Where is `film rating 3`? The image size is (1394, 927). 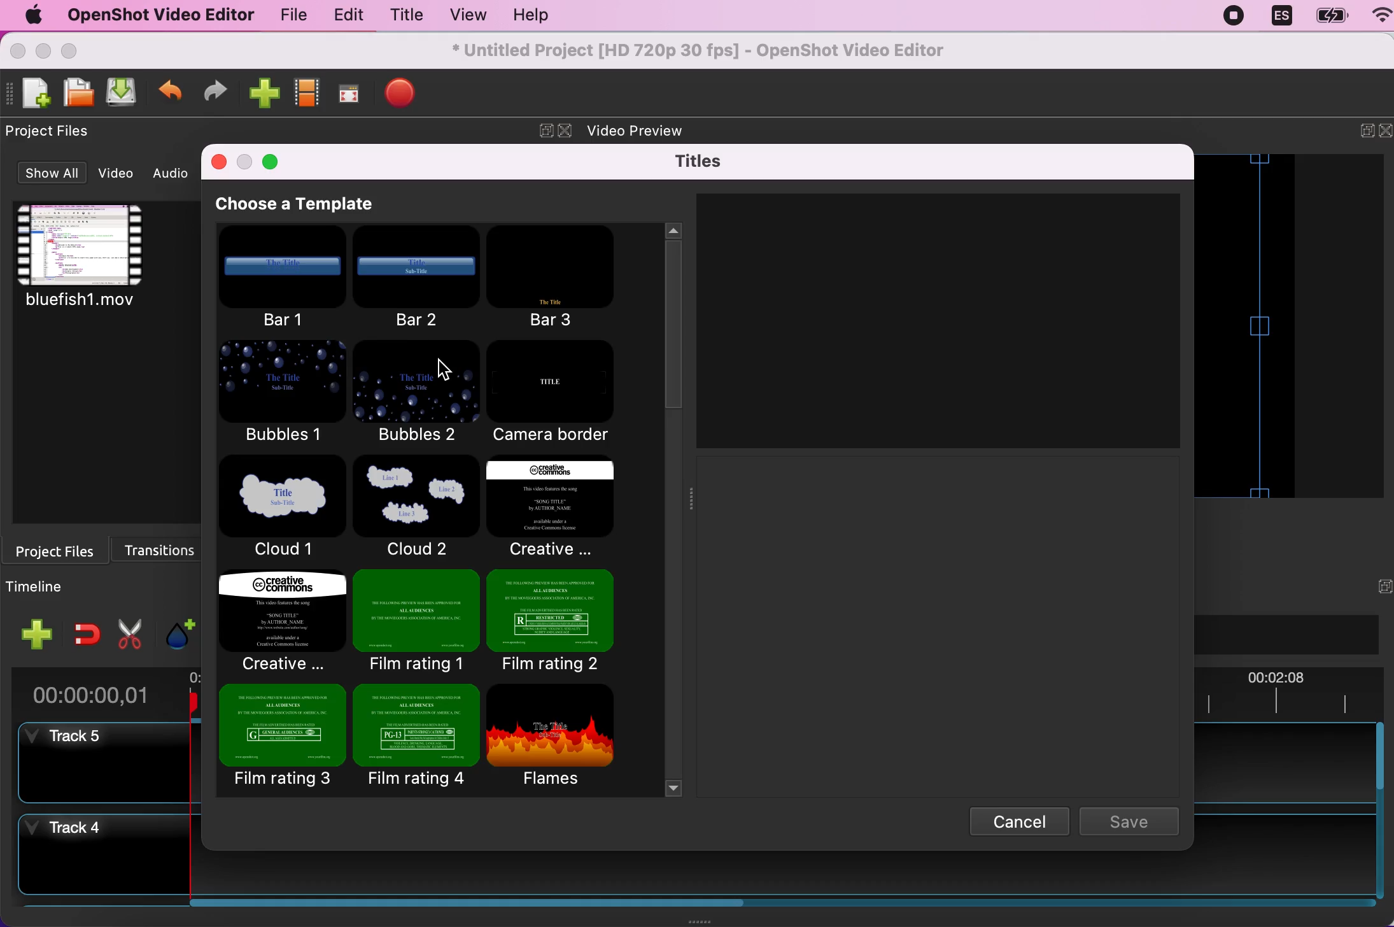 film rating 3 is located at coordinates (282, 739).